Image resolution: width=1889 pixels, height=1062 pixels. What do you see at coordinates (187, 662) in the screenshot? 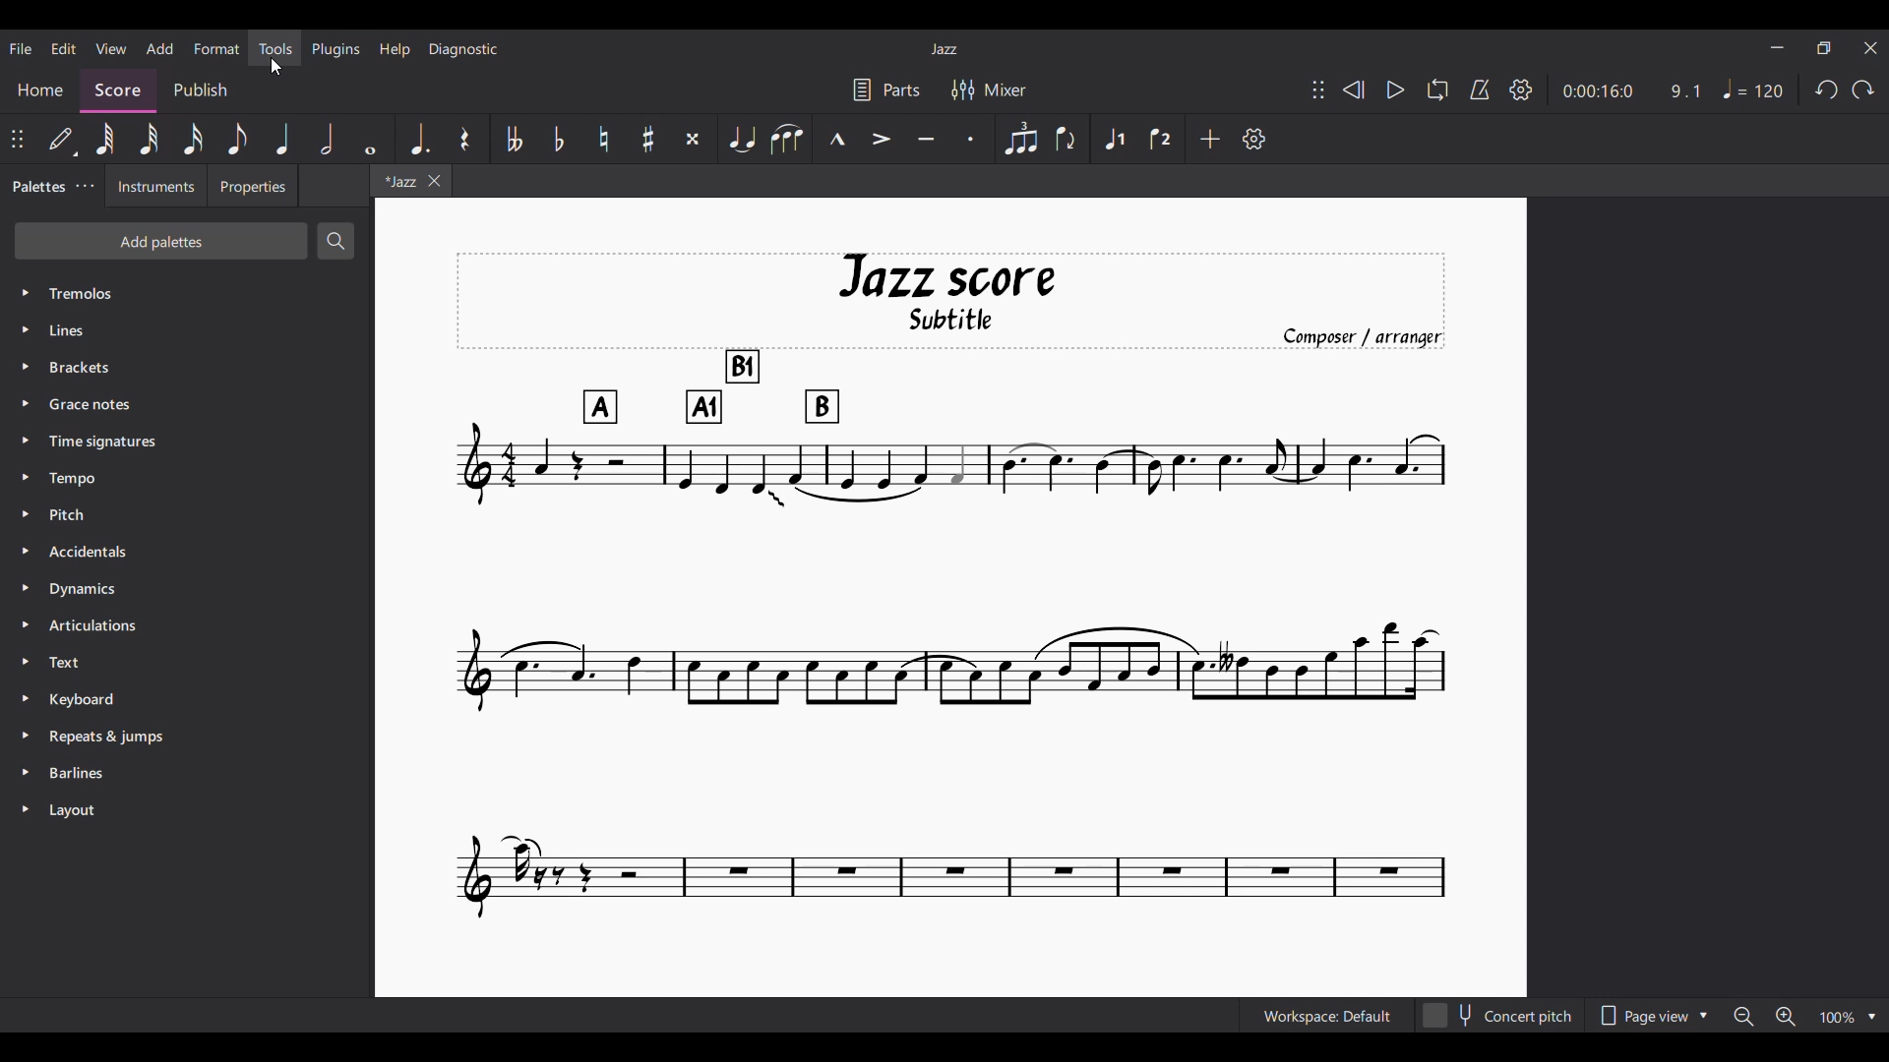
I see `Text` at bounding box center [187, 662].